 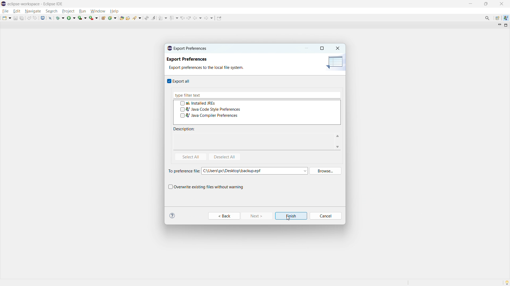 I want to click on view previous location, so click(x=182, y=18).